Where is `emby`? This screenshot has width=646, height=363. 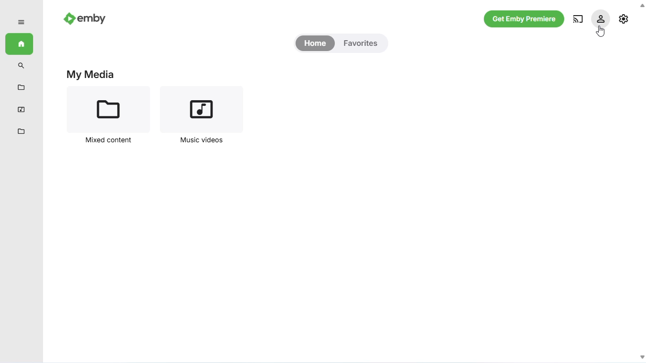
emby is located at coordinates (85, 17).